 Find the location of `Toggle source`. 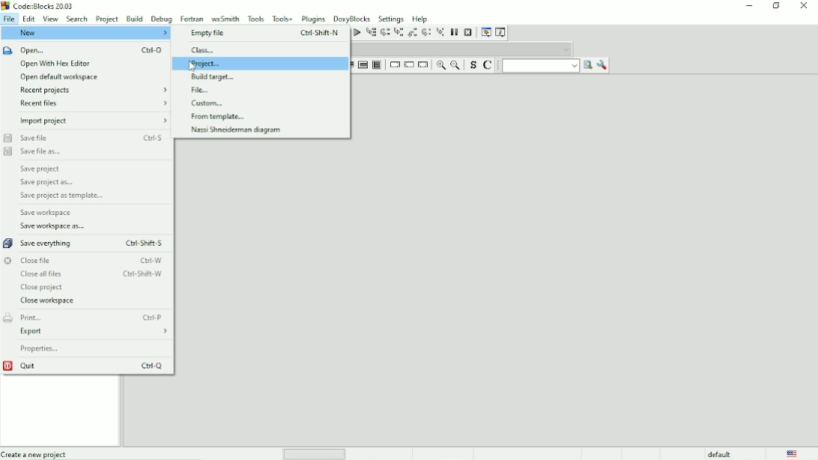

Toggle source is located at coordinates (471, 65).